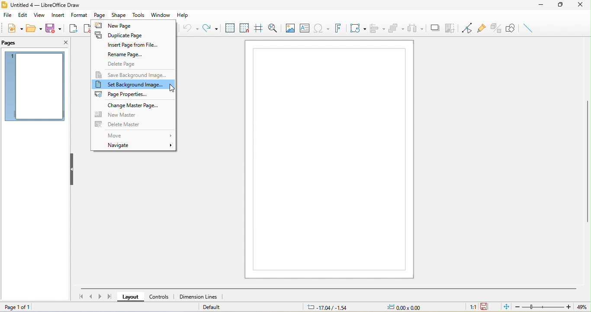 This screenshot has width=591, height=312. I want to click on fit to the current page, so click(504, 306).